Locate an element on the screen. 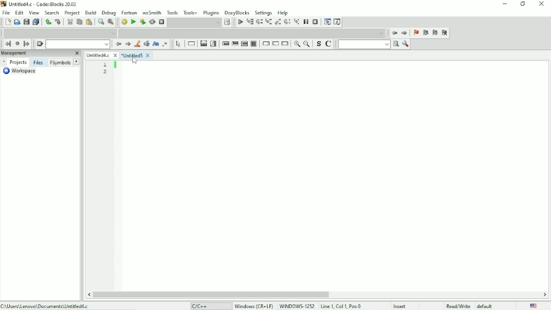 This screenshot has width=551, height=310. Open is located at coordinates (17, 22).